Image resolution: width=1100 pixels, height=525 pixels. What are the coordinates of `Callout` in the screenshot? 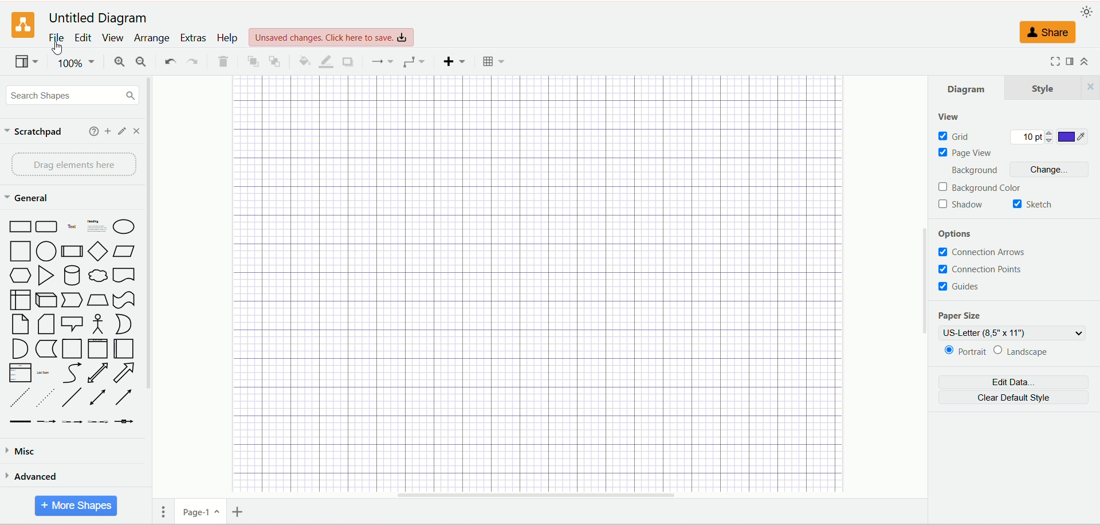 It's located at (73, 325).